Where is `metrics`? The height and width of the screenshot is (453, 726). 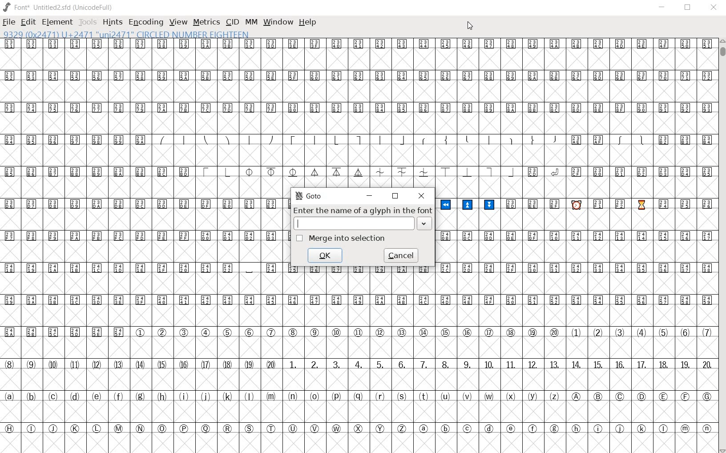 metrics is located at coordinates (206, 22).